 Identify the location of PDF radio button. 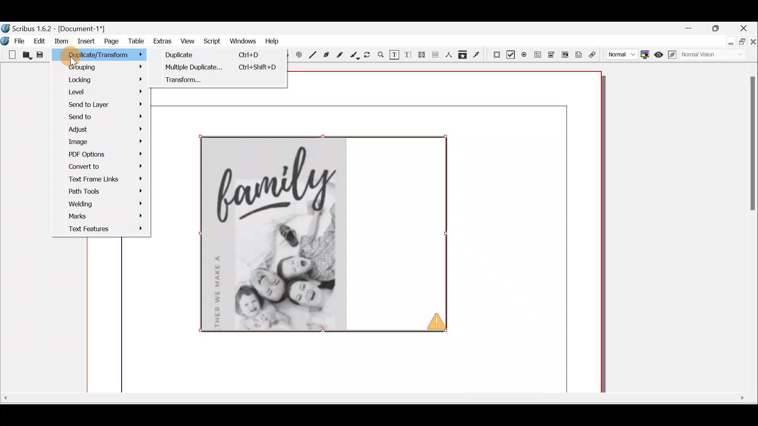
(524, 54).